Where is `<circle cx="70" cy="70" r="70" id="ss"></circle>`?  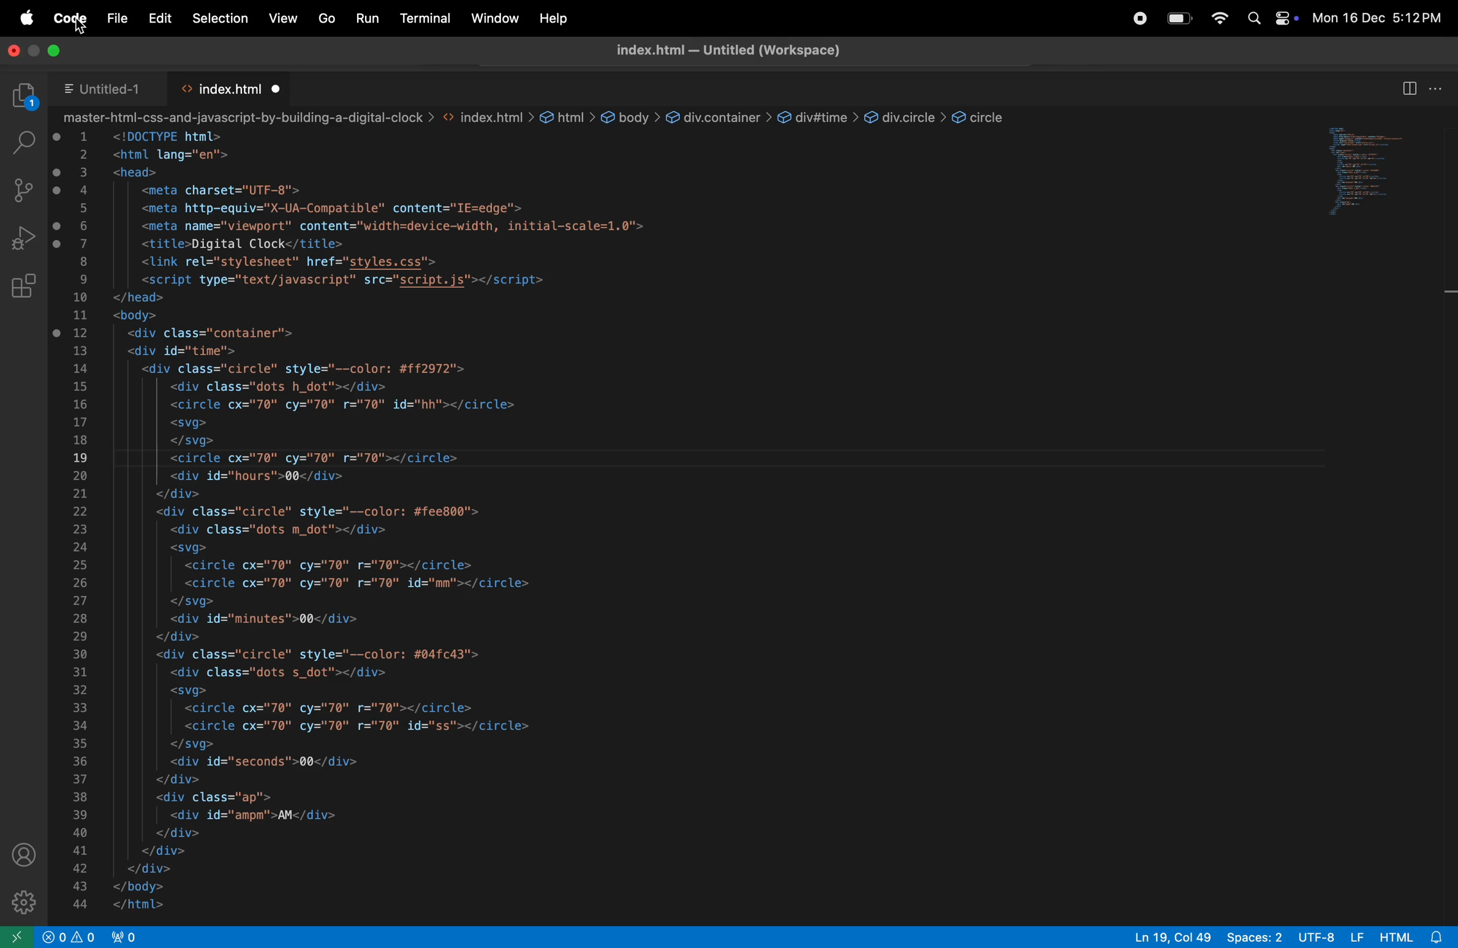
<circle cx="70" cy="70" r="70" id="ss"></circle> is located at coordinates (362, 725).